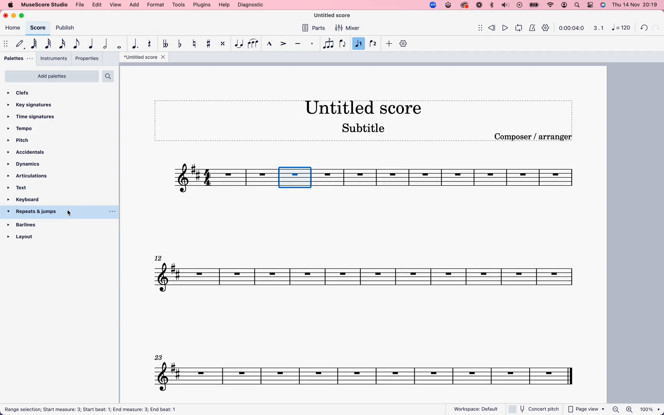 The image size is (664, 415). Describe the element at coordinates (505, 27) in the screenshot. I see `play` at that location.